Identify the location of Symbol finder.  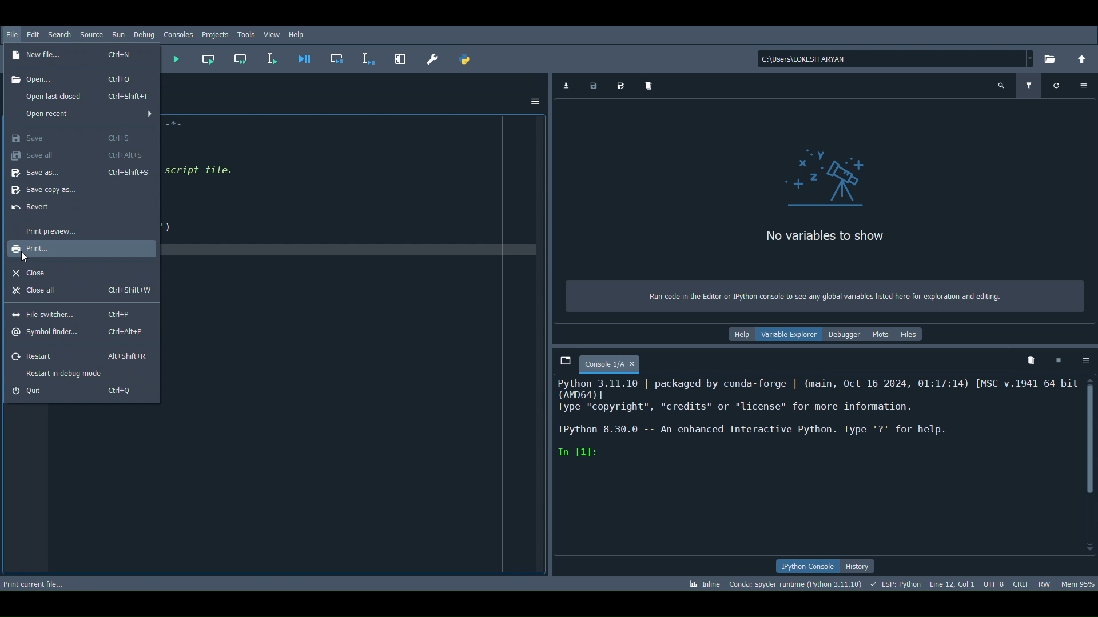
(83, 332).